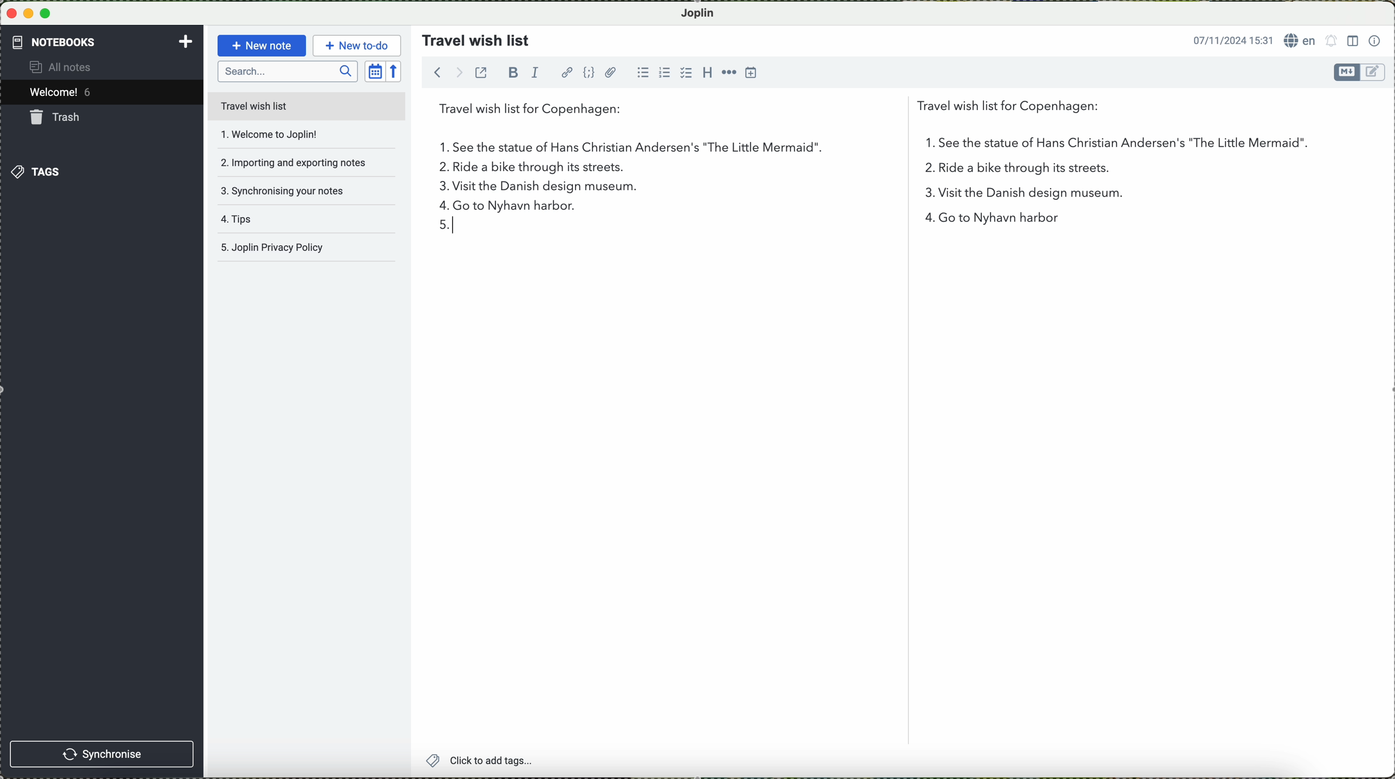 This screenshot has height=779, width=1395. I want to click on Joplin, so click(703, 12).